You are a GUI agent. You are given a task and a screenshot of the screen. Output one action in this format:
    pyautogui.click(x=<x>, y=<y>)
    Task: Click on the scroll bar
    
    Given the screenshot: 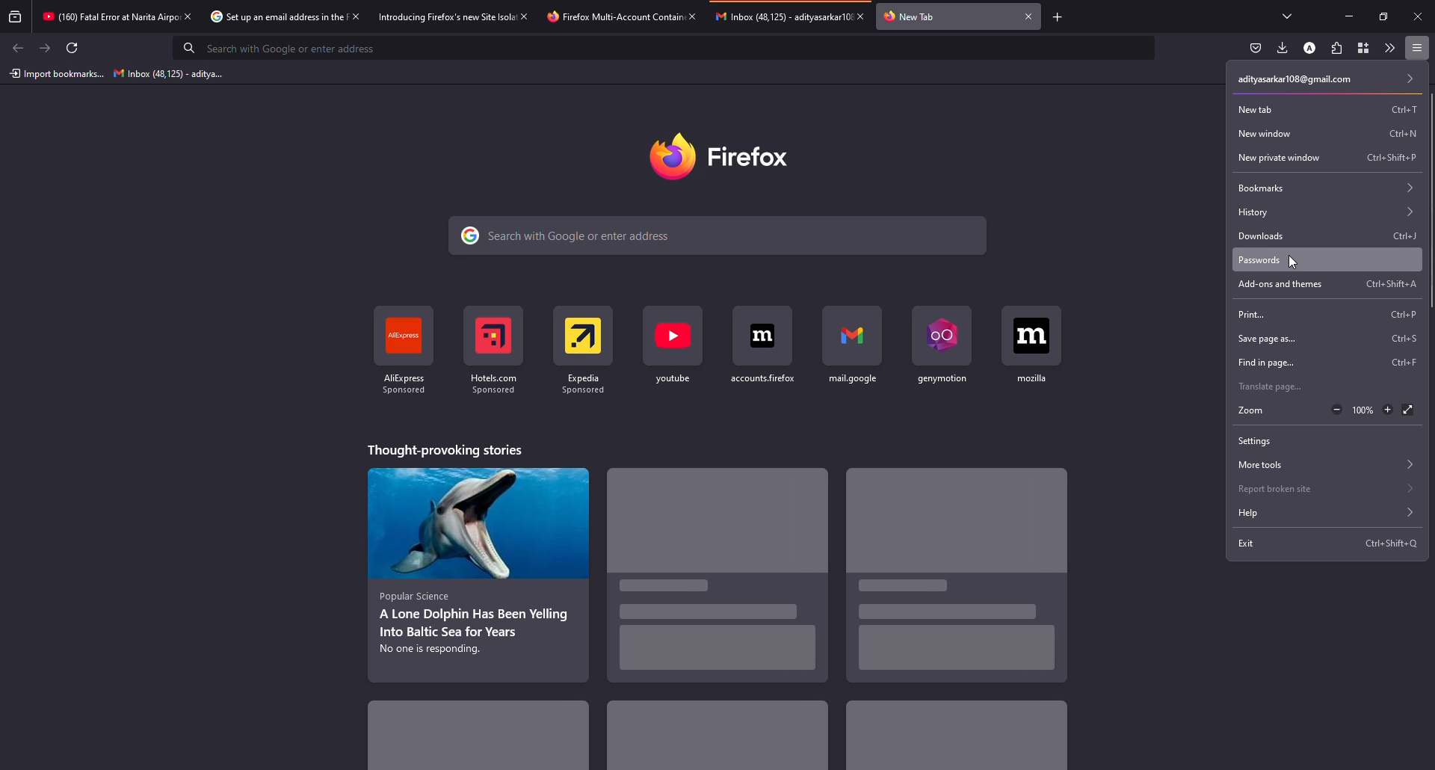 What is the action you would take?
    pyautogui.click(x=1428, y=204)
    